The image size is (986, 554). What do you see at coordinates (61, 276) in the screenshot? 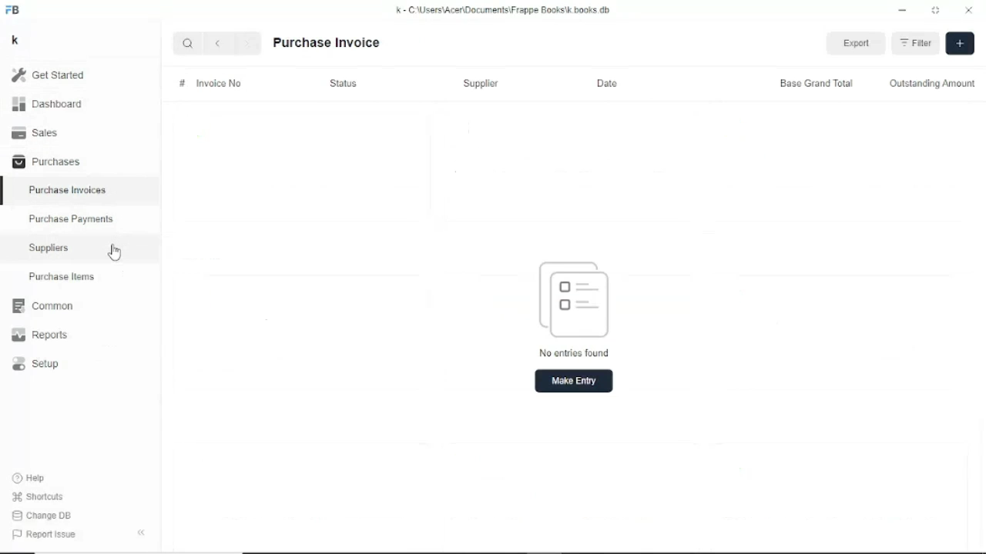
I see `Purchase items` at bounding box center [61, 276].